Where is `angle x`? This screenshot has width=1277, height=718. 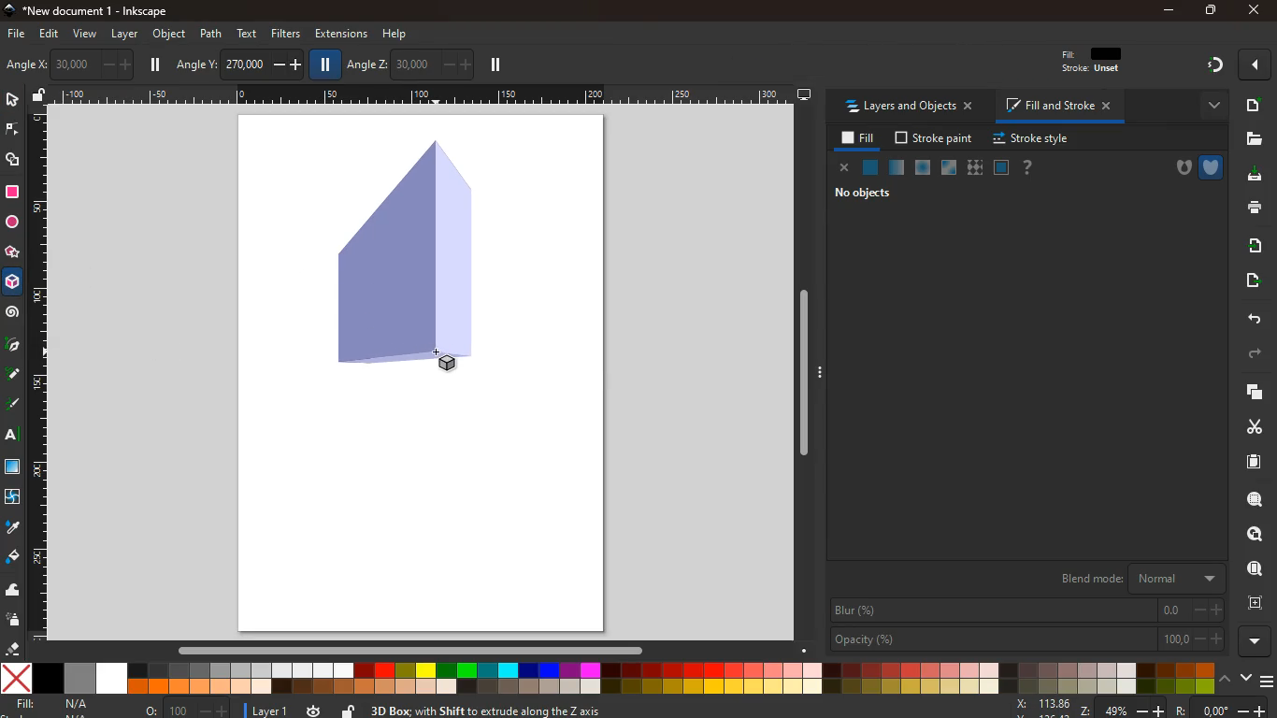
angle x is located at coordinates (83, 63).